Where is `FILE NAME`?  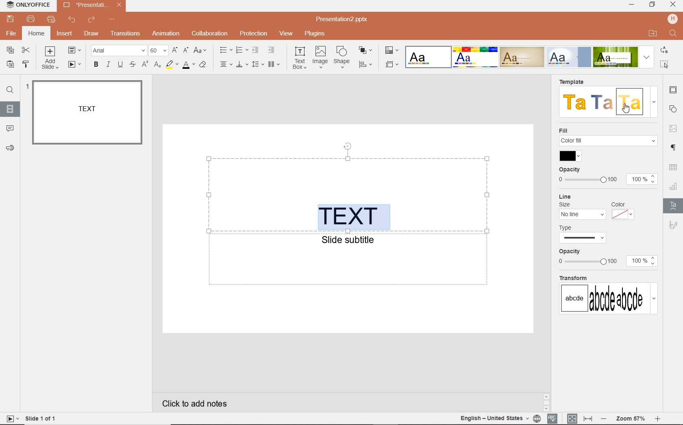
FILE NAME is located at coordinates (85, 4).